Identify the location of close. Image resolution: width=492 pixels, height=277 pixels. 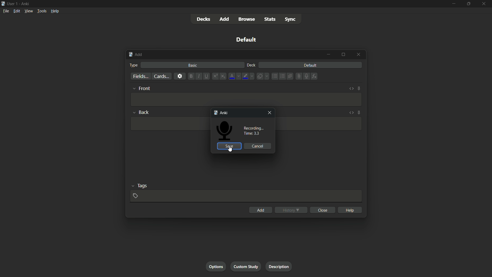
(322, 210).